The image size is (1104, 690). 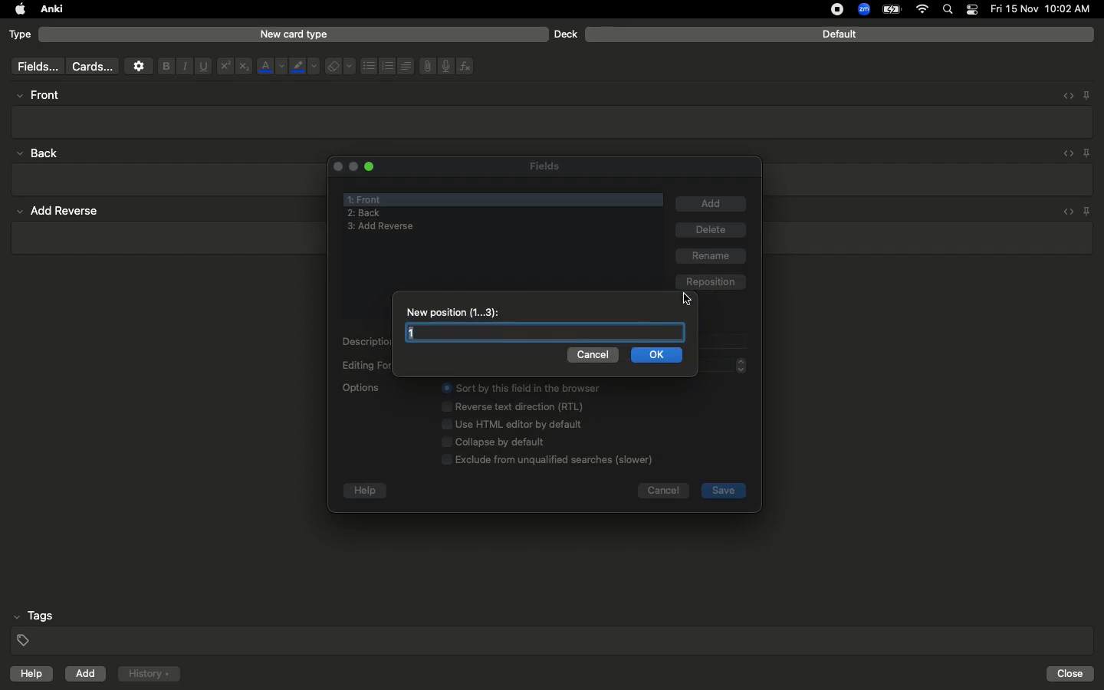 What do you see at coordinates (662, 492) in the screenshot?
I see `Cancel` at bounding box center [662, 492].